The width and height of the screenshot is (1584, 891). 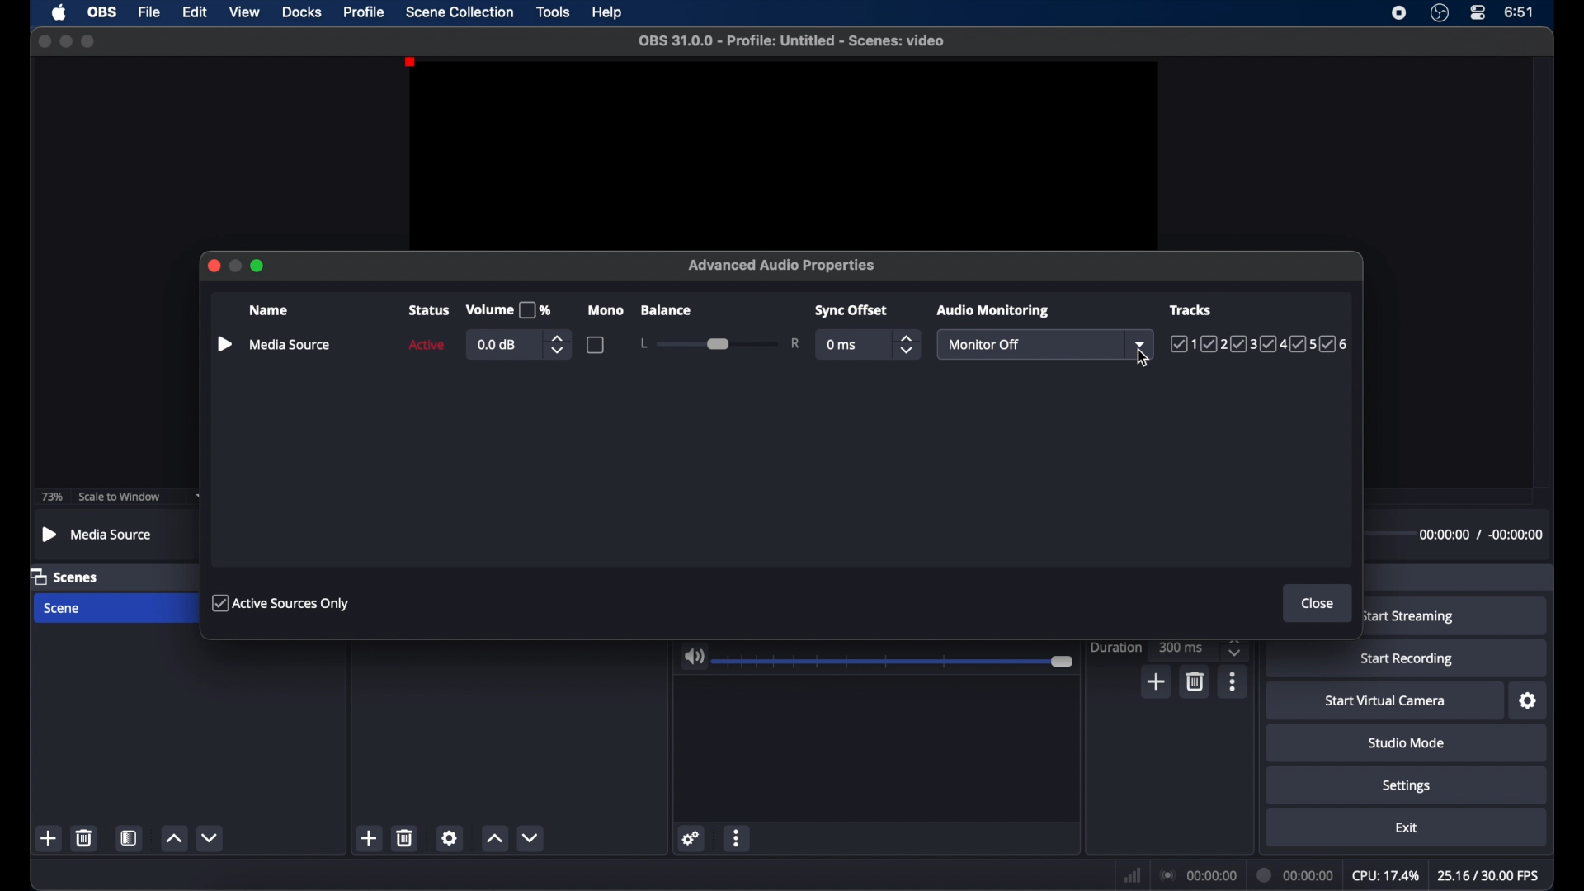 What do you see at coordinates (508, 310) in the screenshot?
I see `volume` at bounding box center [508, 310].